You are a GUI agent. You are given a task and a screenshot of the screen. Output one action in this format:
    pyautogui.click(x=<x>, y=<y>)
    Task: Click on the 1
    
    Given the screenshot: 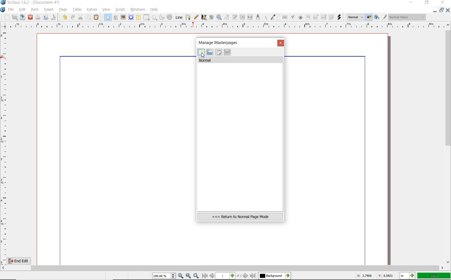 What is the action you would take?
    pyautogui.click(x=226, y=276)
    